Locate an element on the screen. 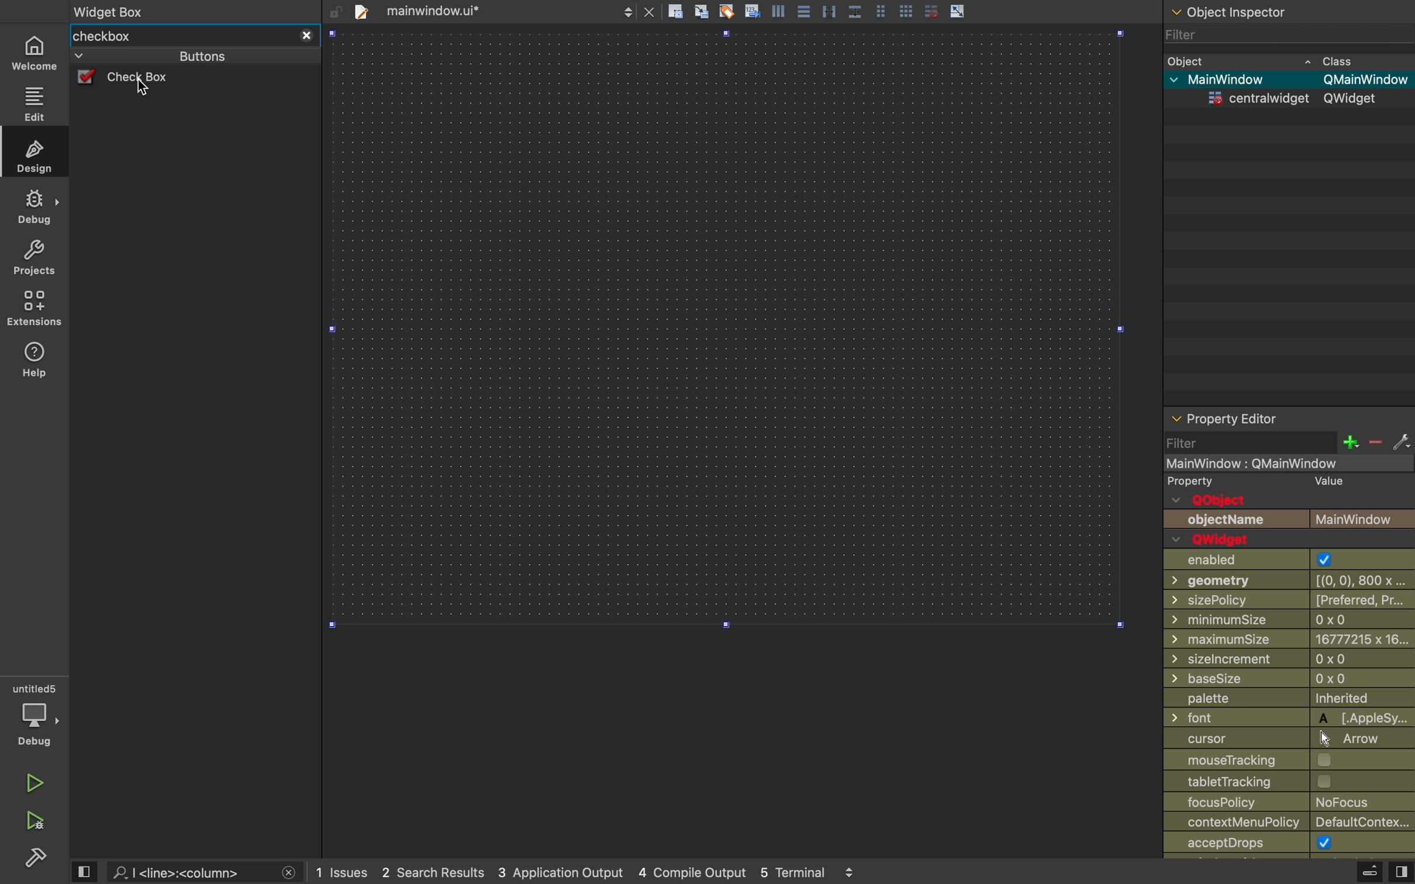 The width and height of the screenshot is (1415, 884). close is located at coordinates (289, 873).